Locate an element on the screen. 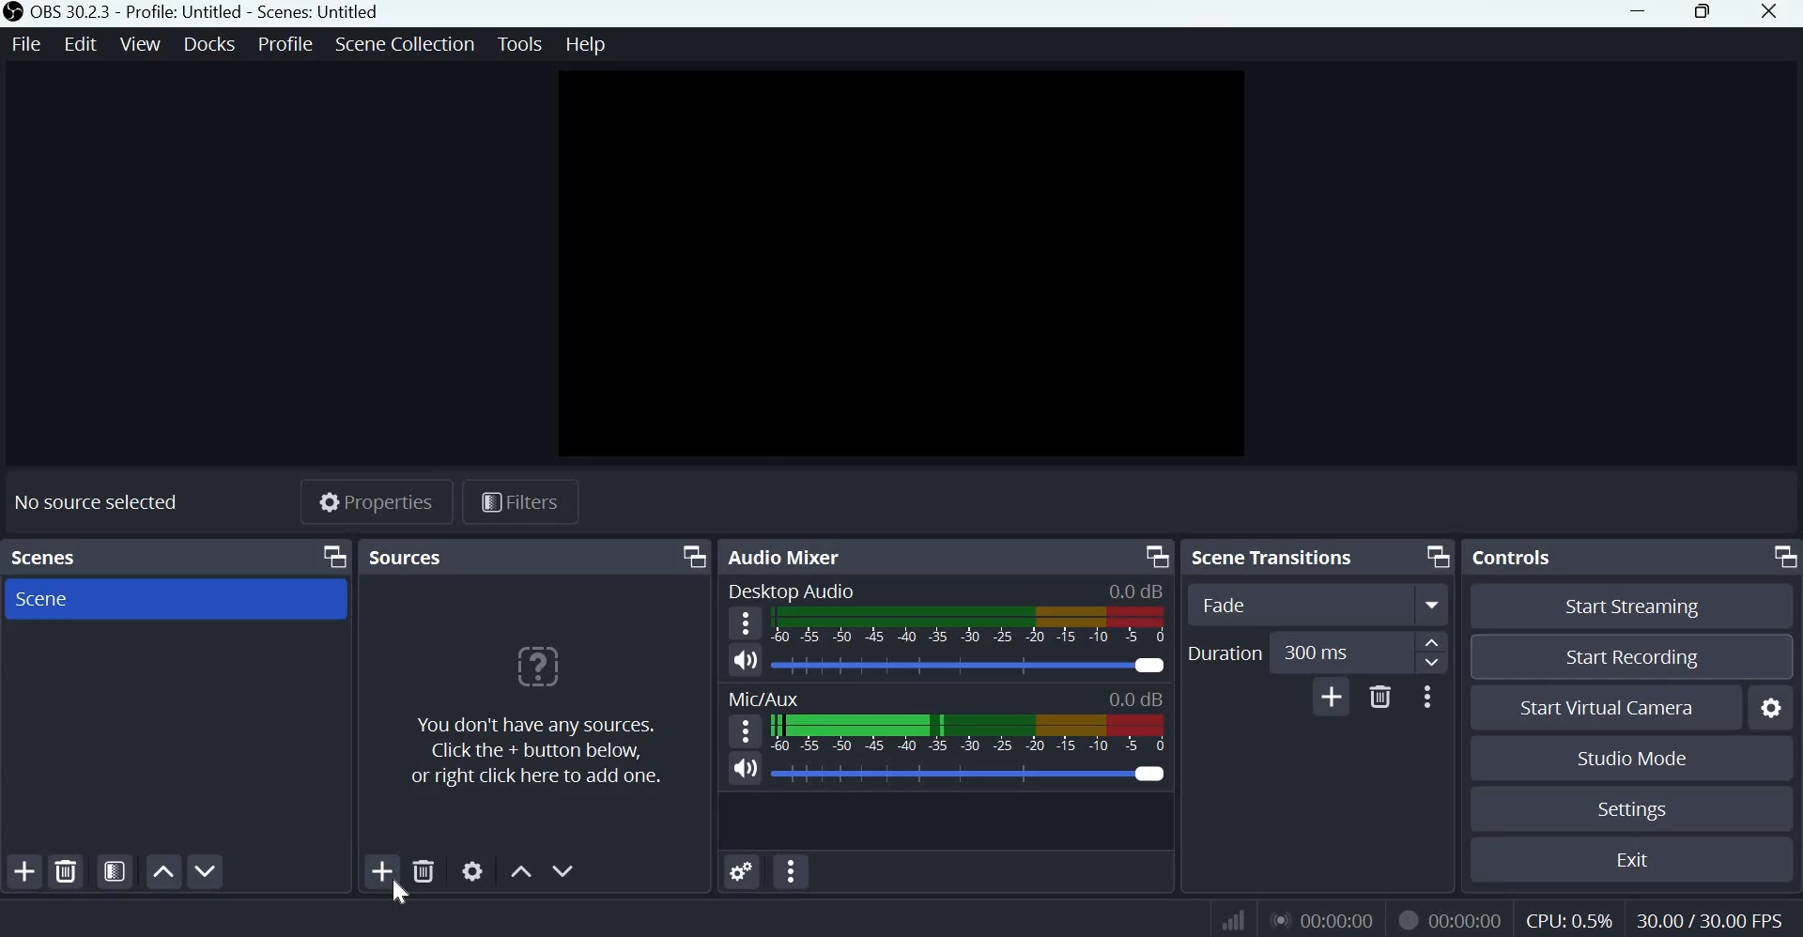 The height and width of the screenshot is (937, 1803). file is located at coordinates (27, 43).